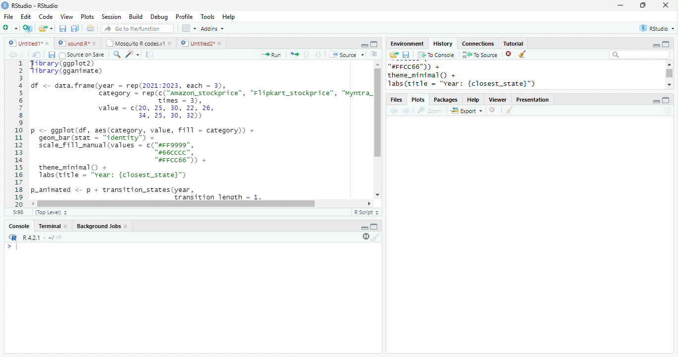 This screenshot has height=357, width=678. What do you see at coordinates (379, 113) in the screenshot?
I see `scroll bar` at bounding box center [379, 113].